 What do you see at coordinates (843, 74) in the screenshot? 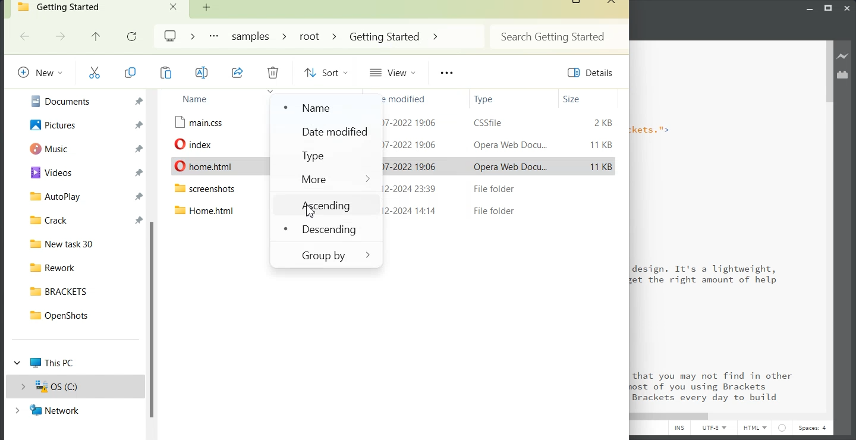
I see `Extension Manager` at bounding box center [843, 74].